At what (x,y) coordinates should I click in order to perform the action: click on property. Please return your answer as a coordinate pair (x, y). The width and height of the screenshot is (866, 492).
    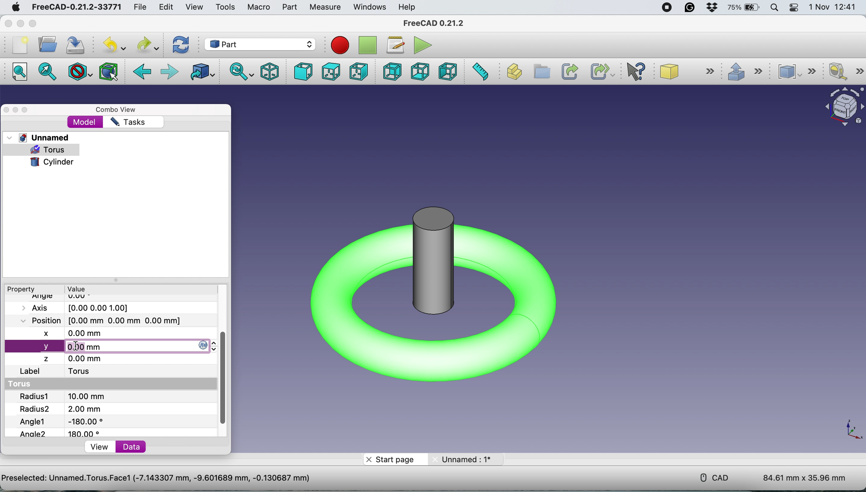
    Looking at the image, I should click on (24, 289).